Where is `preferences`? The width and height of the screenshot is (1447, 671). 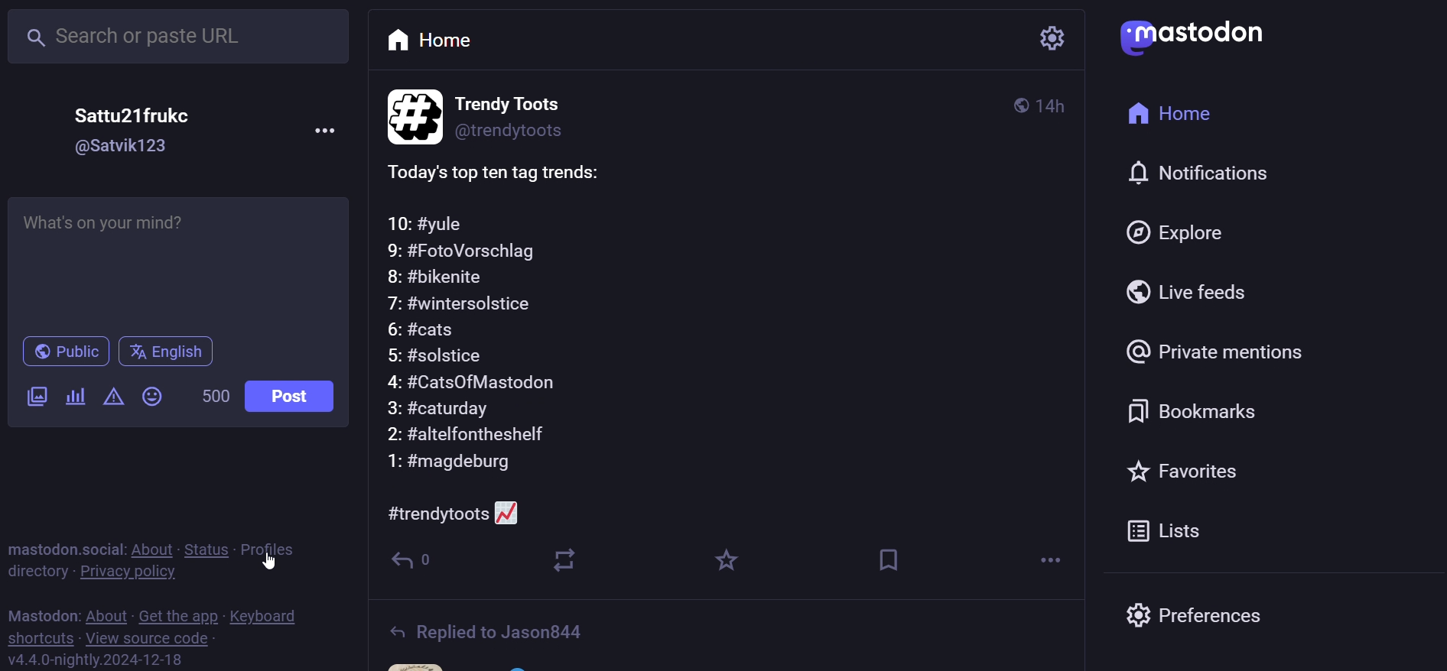
preferences is located at coordinates (1204, 617).